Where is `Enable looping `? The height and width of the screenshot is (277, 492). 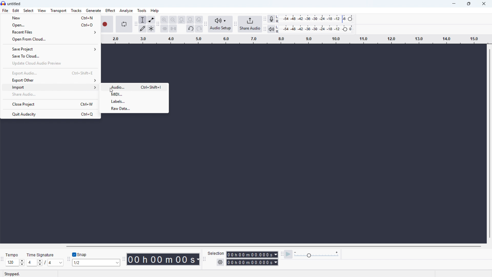
Enable looping  is located at coordinates (124, 24).